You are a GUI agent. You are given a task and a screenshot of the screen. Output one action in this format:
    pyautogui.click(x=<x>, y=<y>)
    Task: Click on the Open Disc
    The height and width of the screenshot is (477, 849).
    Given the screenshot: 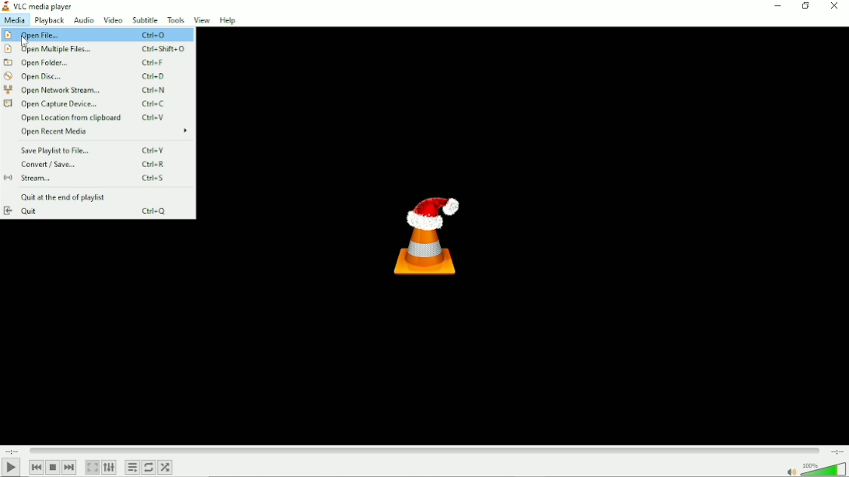 What is the action you would take?
    pyautogui.click(x=96, y=76)
    